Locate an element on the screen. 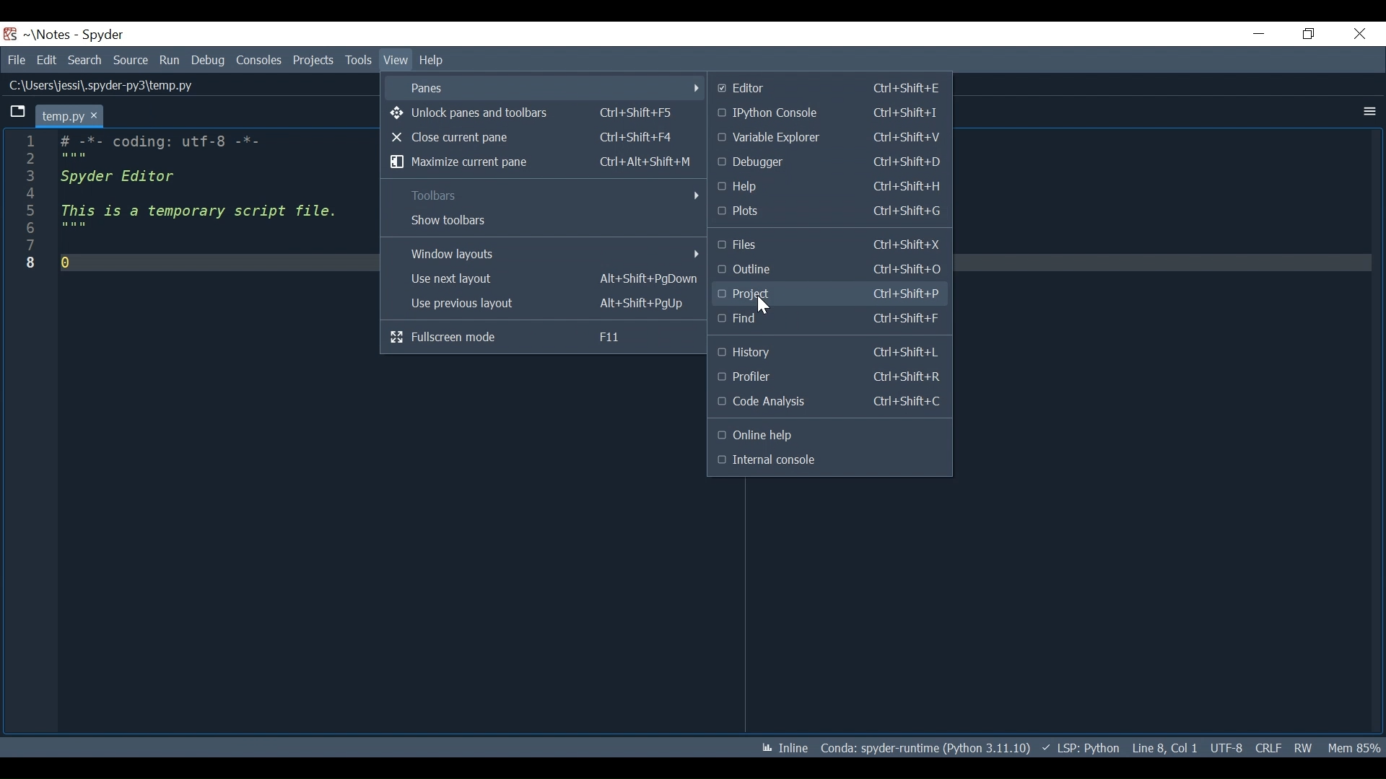 This screenshot has height=779, width=1386. Spyder Desktop Icon is located at coordinates (9, 35).